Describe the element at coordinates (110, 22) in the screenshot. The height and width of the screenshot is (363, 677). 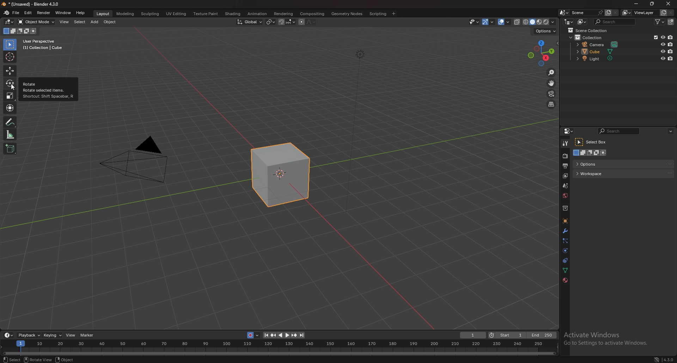
I see `object` at that location.